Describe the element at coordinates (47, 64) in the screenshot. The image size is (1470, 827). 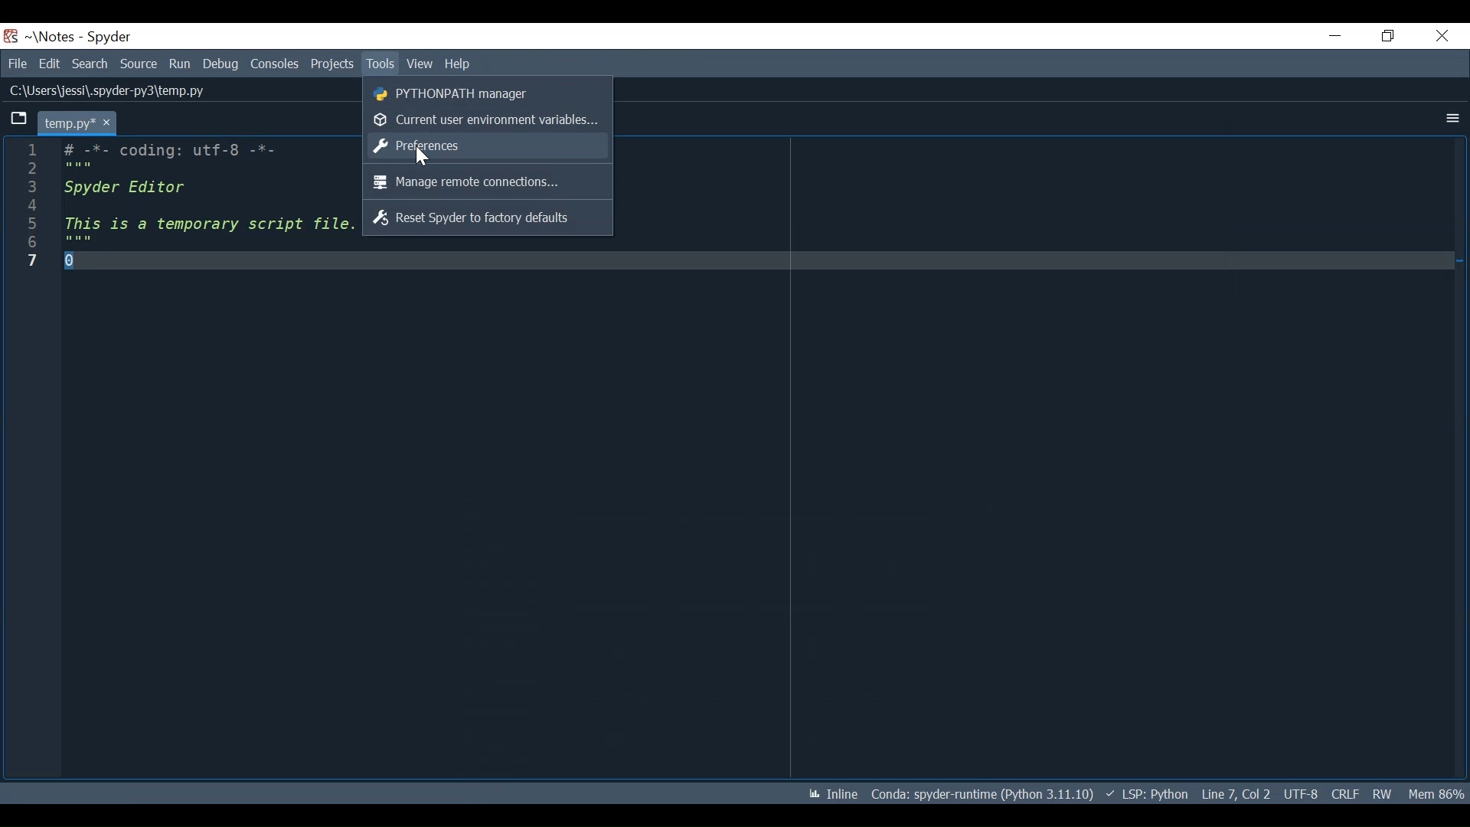
I see `Edit` at that location.